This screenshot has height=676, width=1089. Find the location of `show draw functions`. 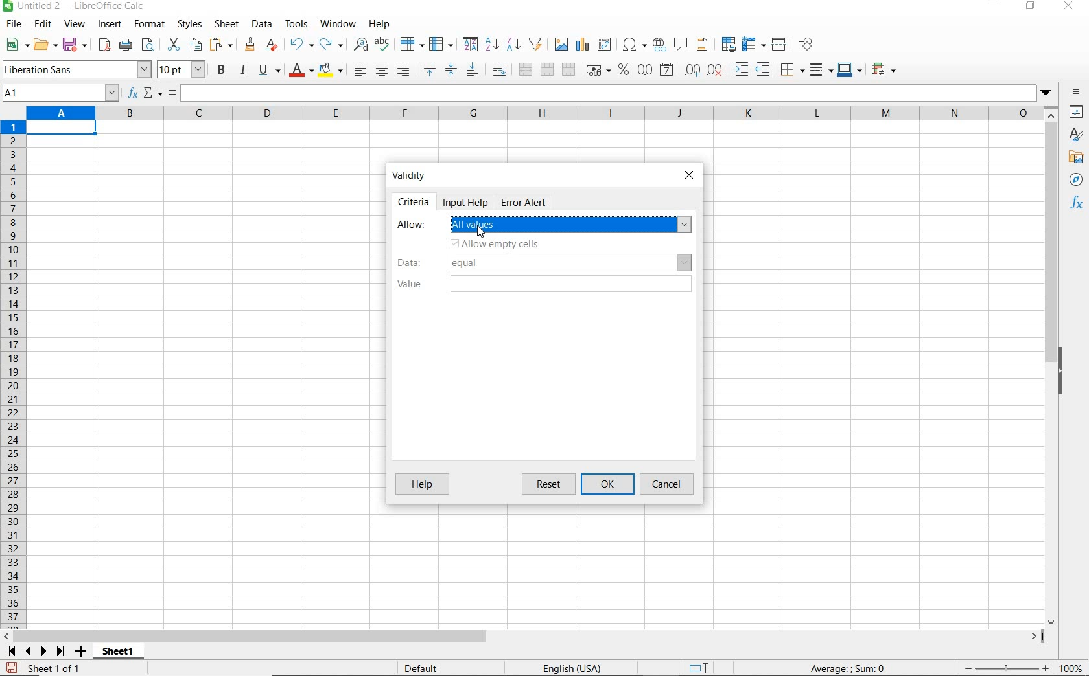

show draw functions is located at coordinates (808, 45).